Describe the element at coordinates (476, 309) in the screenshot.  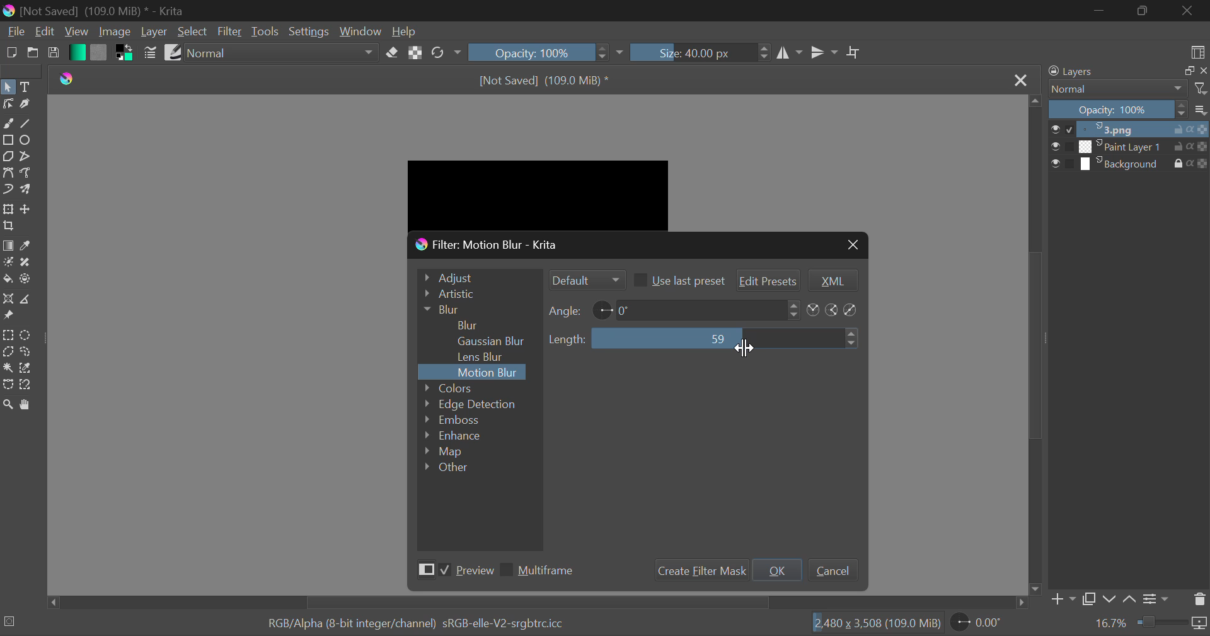
I see `Blur` at that location.